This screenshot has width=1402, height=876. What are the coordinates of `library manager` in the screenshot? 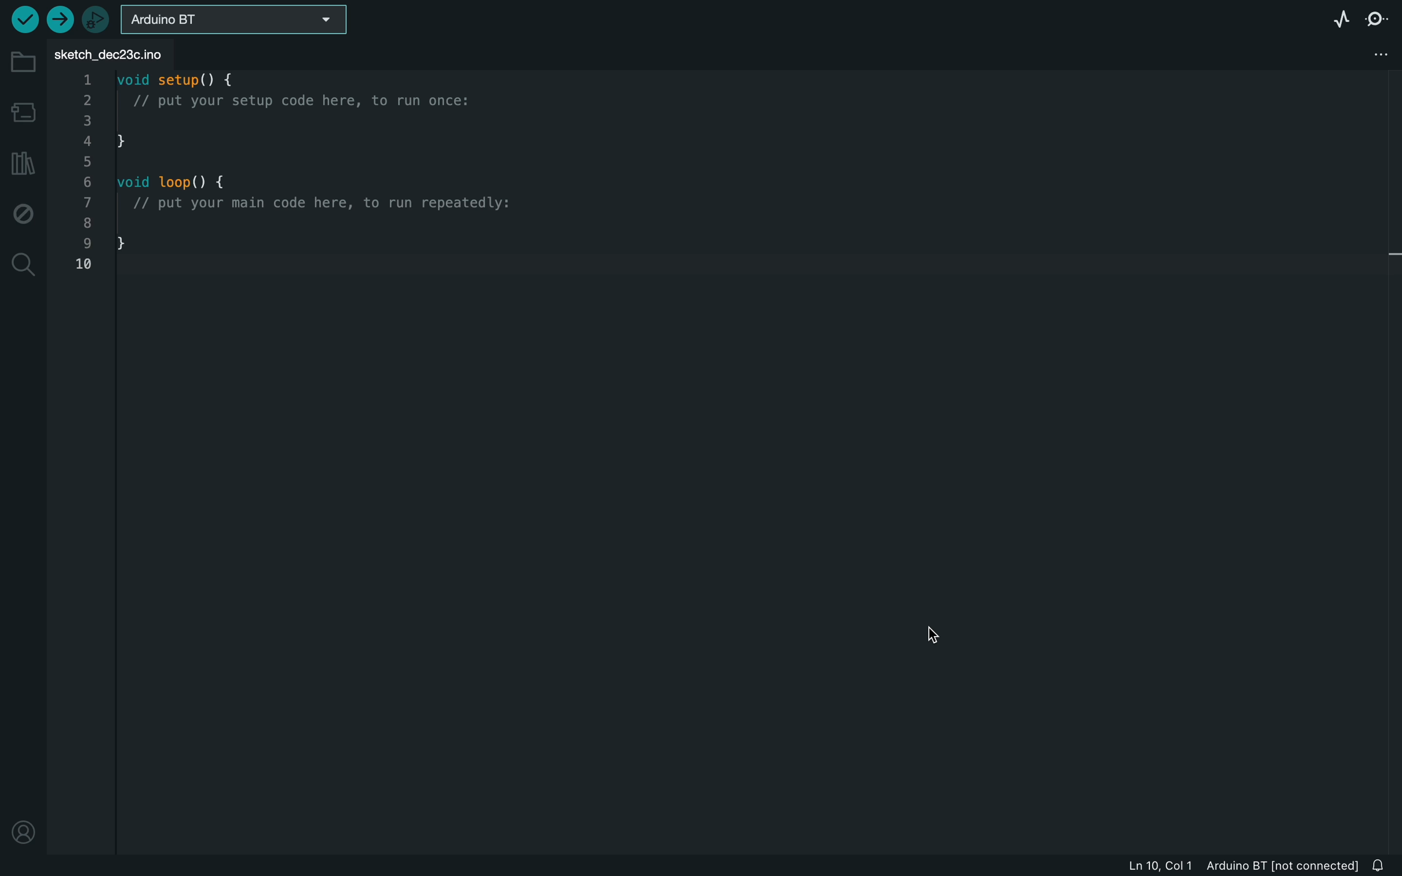 It's located at (22, 165).